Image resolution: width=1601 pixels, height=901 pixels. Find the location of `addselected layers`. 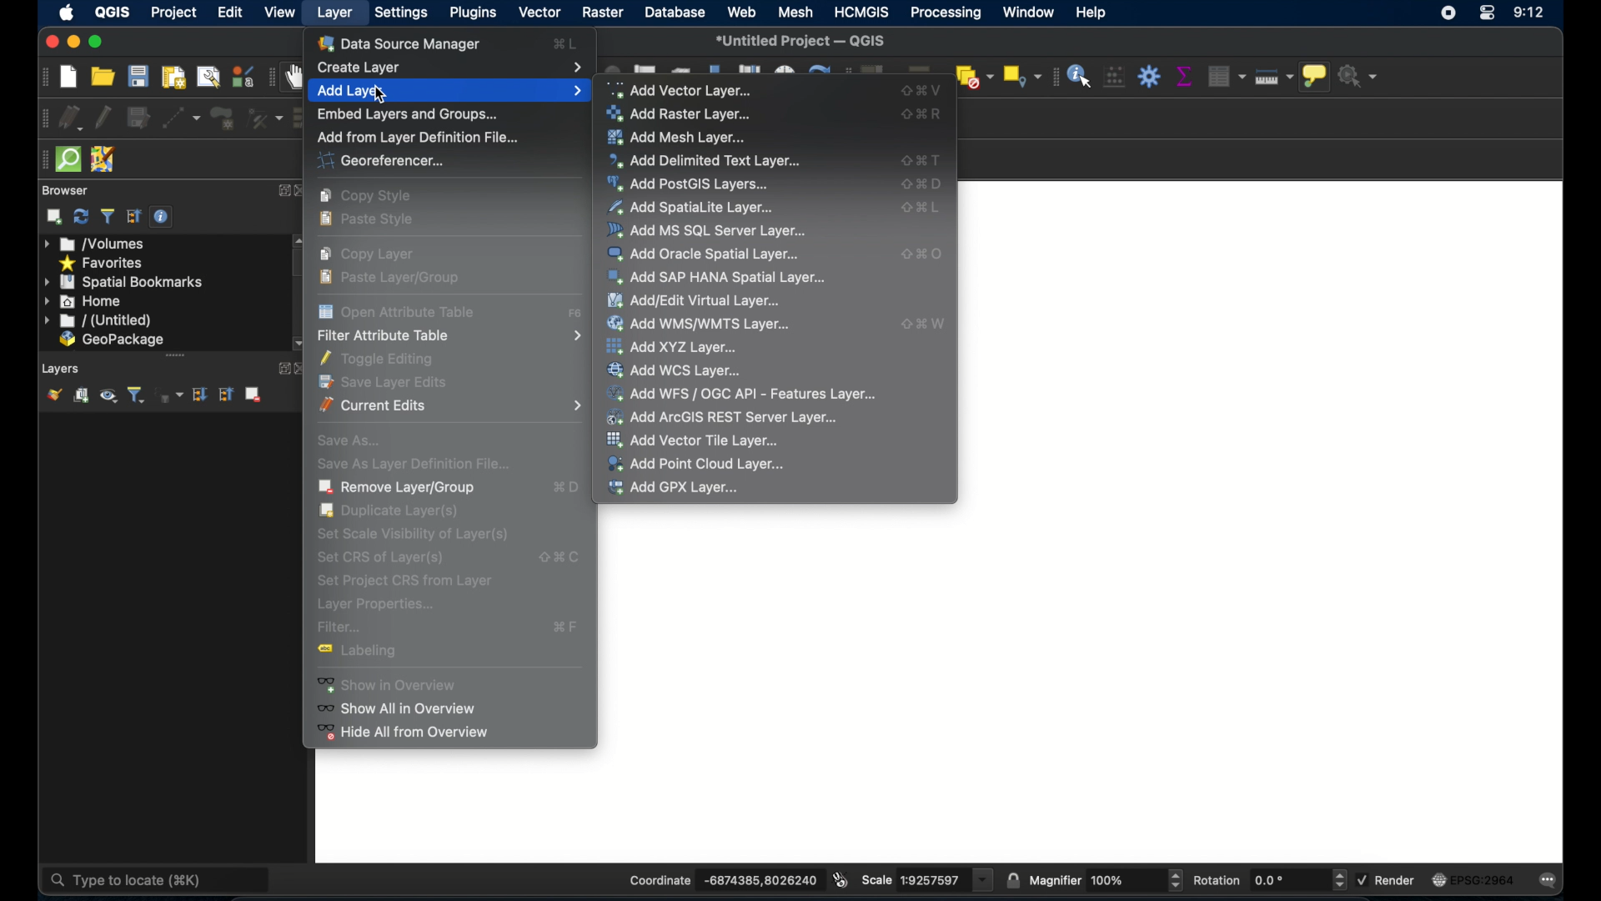

addselected layers is located at coordinates (53, 217).